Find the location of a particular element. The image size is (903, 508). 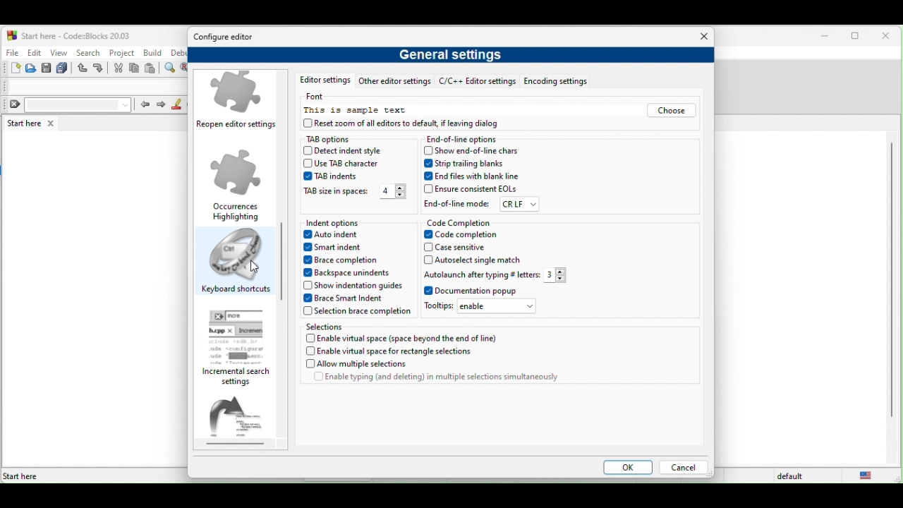

enable virtual space for rectangle selection is located at coordinates (399, 352).